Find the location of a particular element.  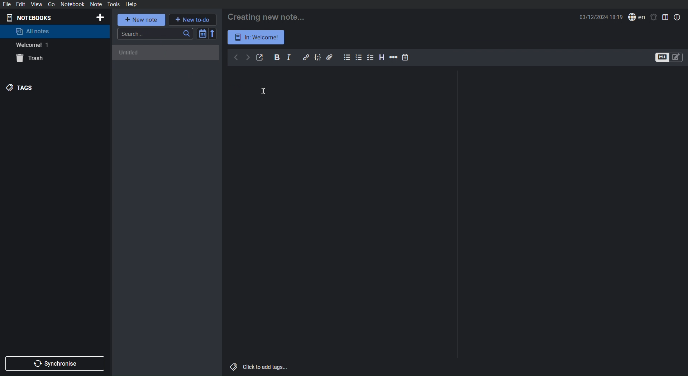

Edit is located at coordinates (22, 4).